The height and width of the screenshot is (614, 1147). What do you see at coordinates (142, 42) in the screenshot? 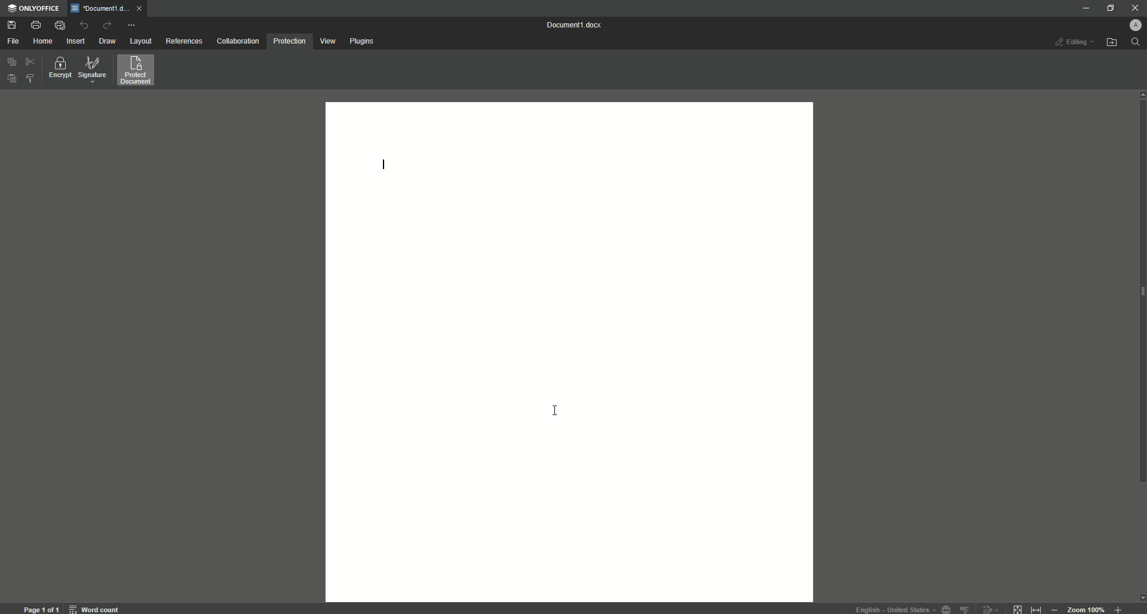
I see `Layout` at bounding box center [142, 42].